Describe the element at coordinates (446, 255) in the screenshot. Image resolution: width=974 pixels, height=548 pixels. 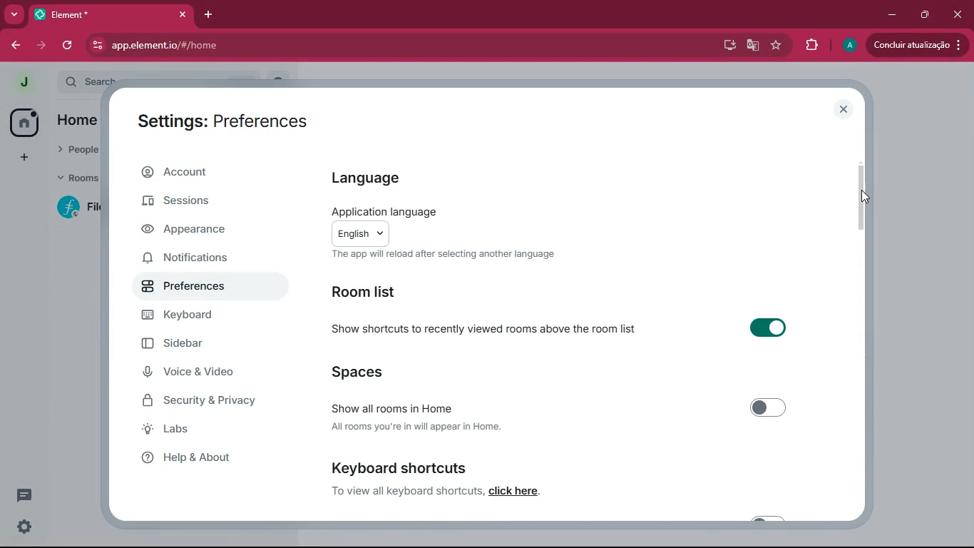
I see `The app will reload after selecting another language` at that location.